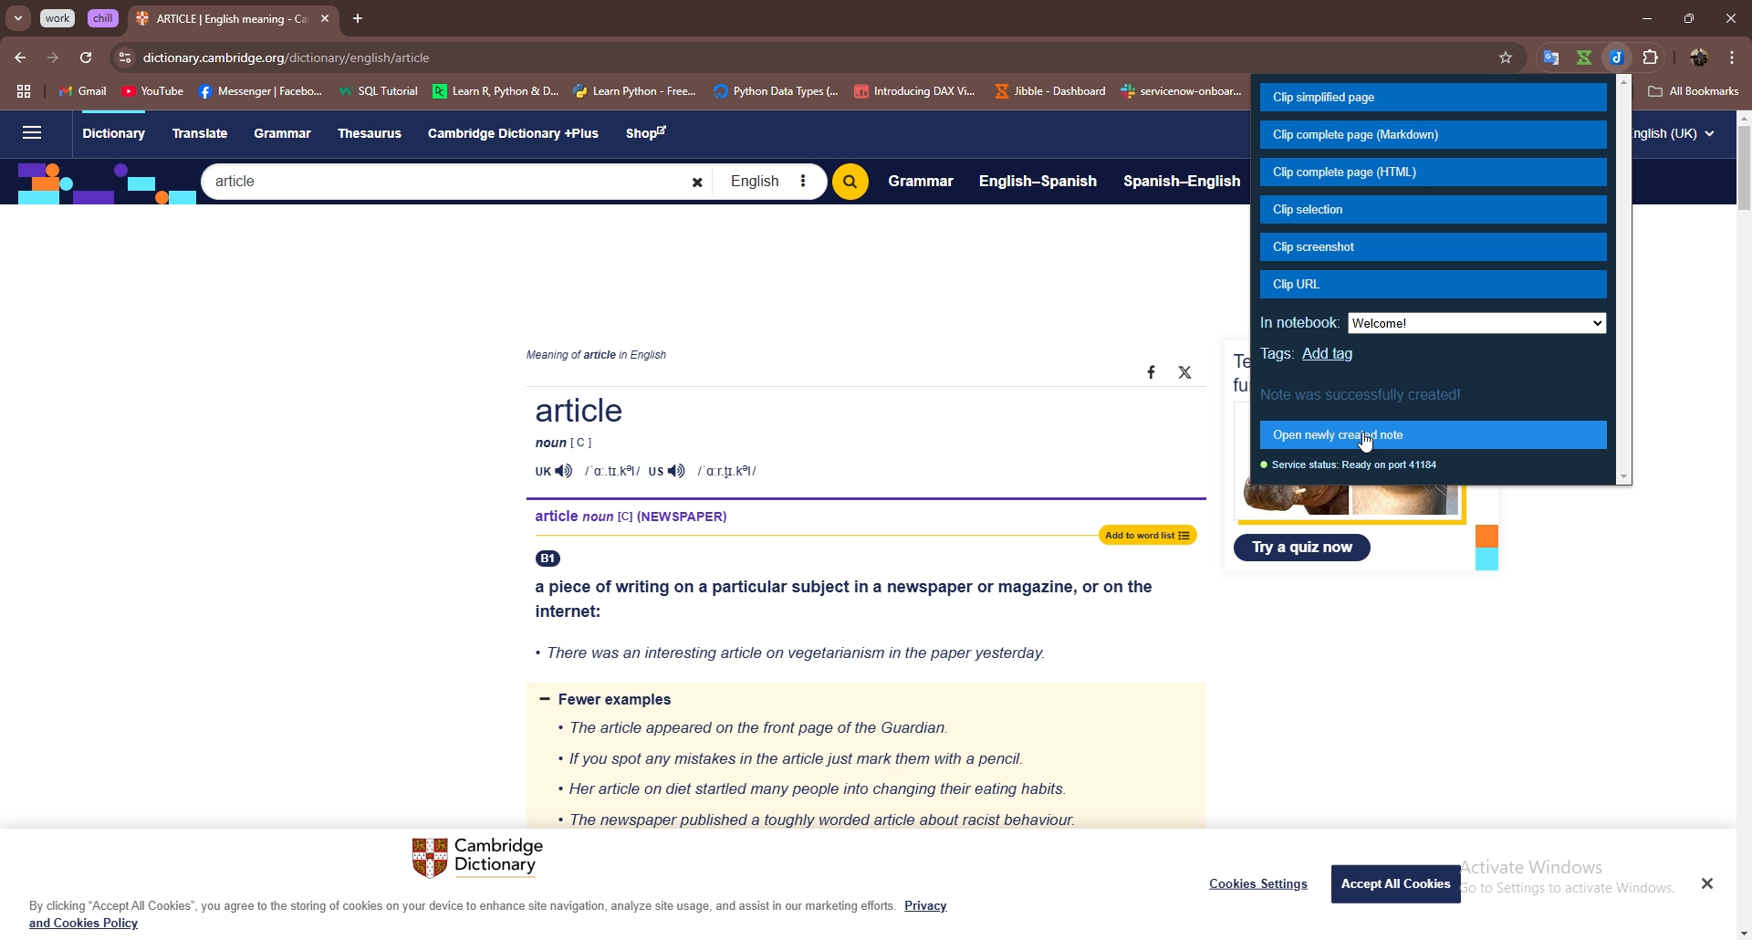 The height and width of the screenshot is (940, 1752). What do you see at coordinates (1398, 883) in the screenshot?
I see ` Accept All Cookies` at bounding box center [1398, 883].